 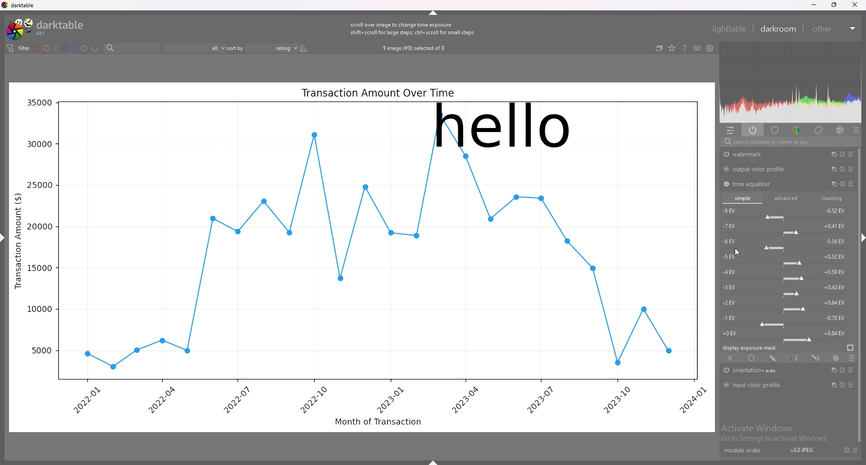 What do you see at coordinates (41, 350) in the screenshot?
I see `5000` at bounding box center [41, 350].